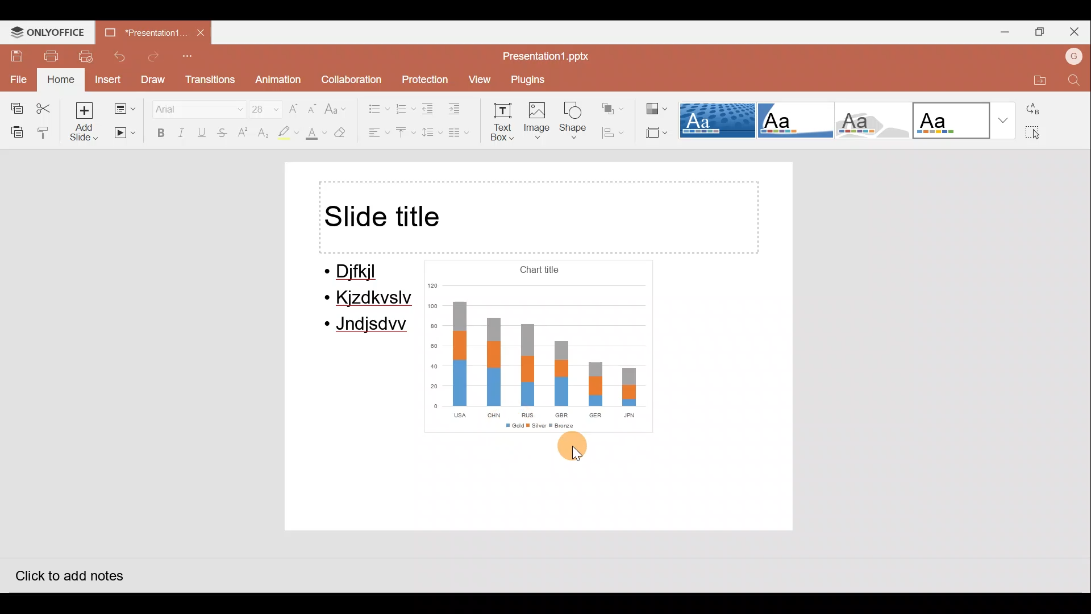 This screenshot has width=1091, height=614. I want to click on Account name, so click(1071, 55).